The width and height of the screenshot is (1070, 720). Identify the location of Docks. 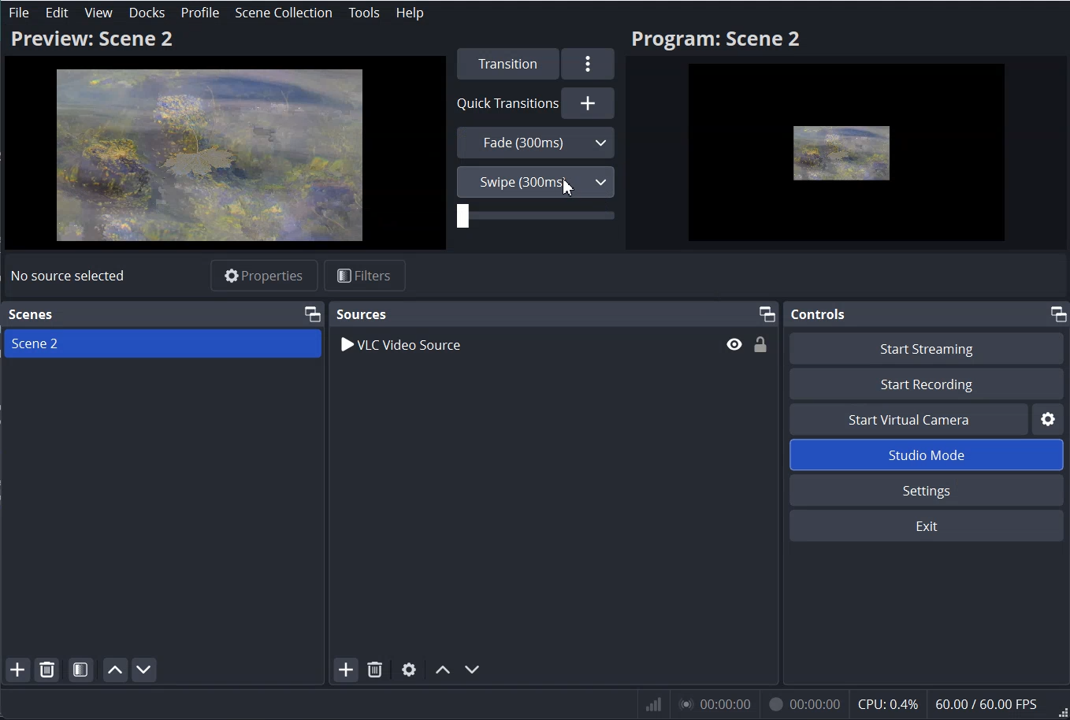
(146, 13).